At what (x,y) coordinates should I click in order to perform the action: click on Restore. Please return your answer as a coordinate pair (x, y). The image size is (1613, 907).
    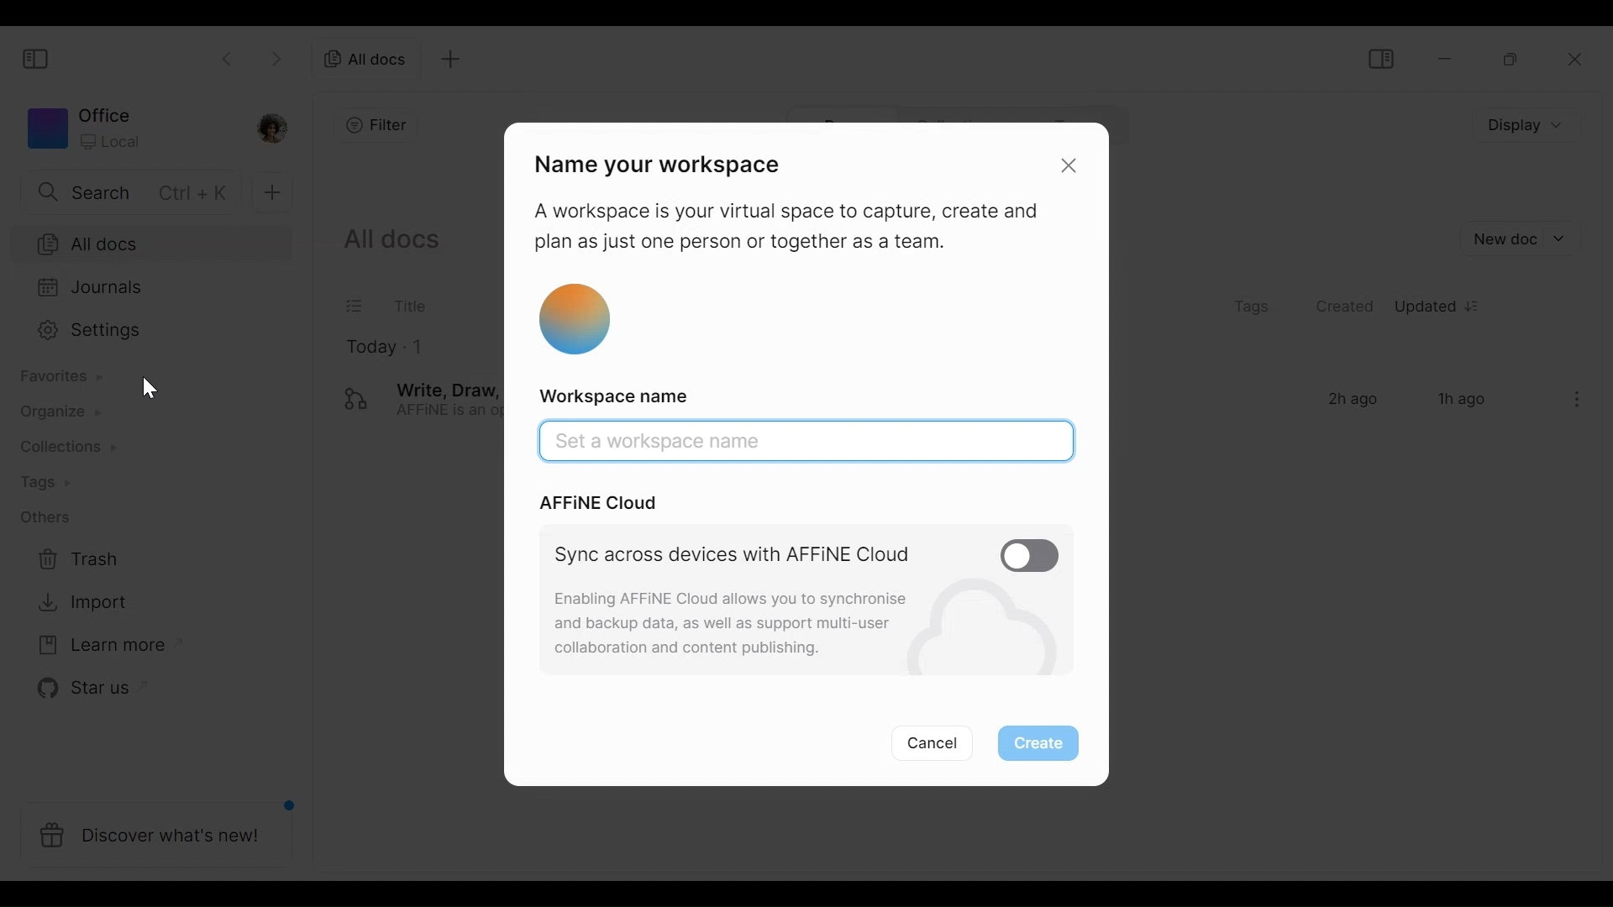
    Looking at the image, I should click on (1511, 58).